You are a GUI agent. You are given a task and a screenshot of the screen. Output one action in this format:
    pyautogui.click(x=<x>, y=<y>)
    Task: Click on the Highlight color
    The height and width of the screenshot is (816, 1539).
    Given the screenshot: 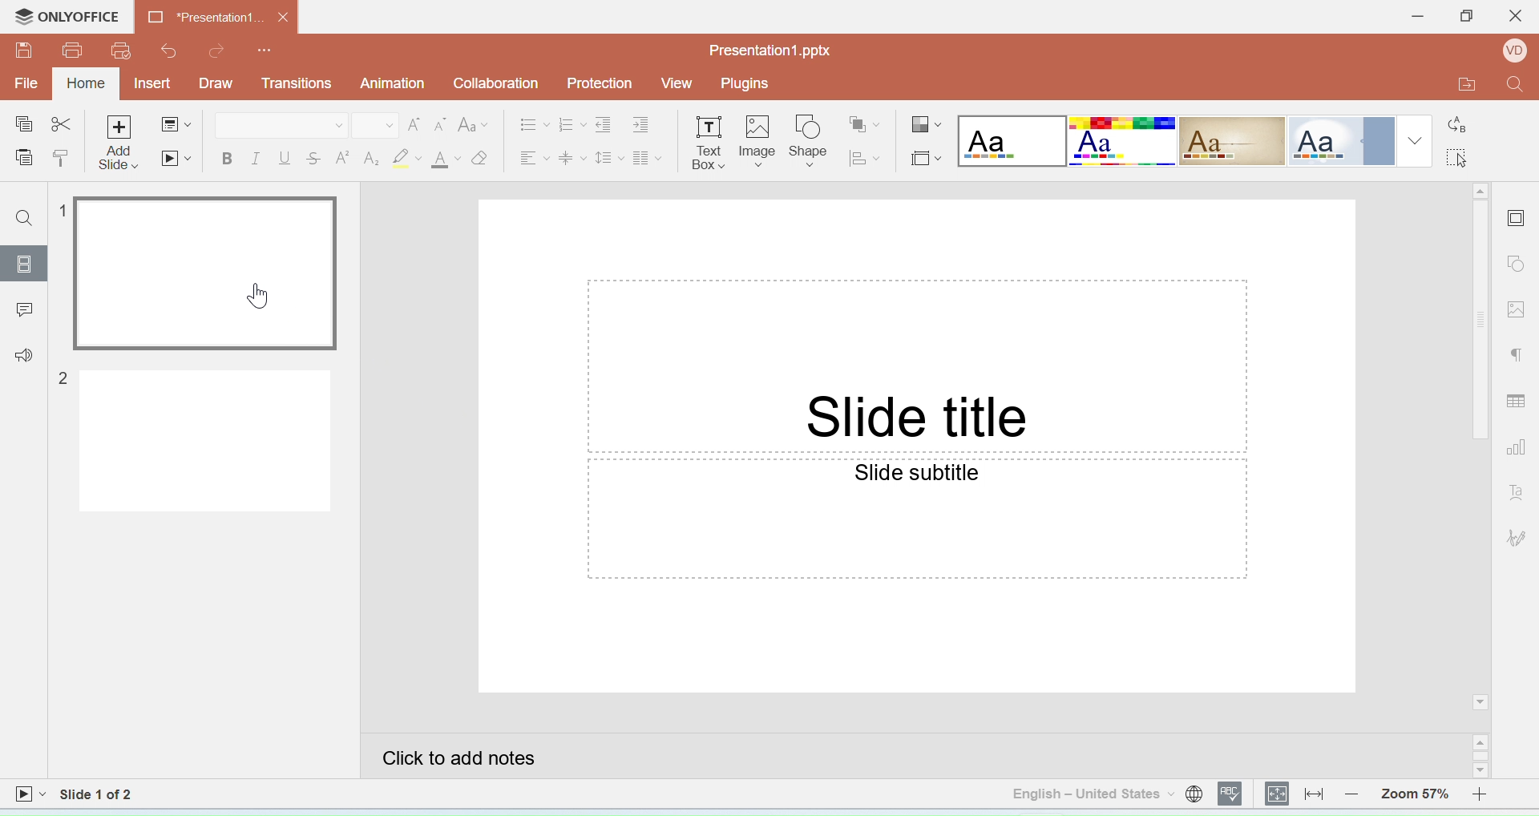 What is the action you would take?
    pyautogui.click(x=410, y=159)
    